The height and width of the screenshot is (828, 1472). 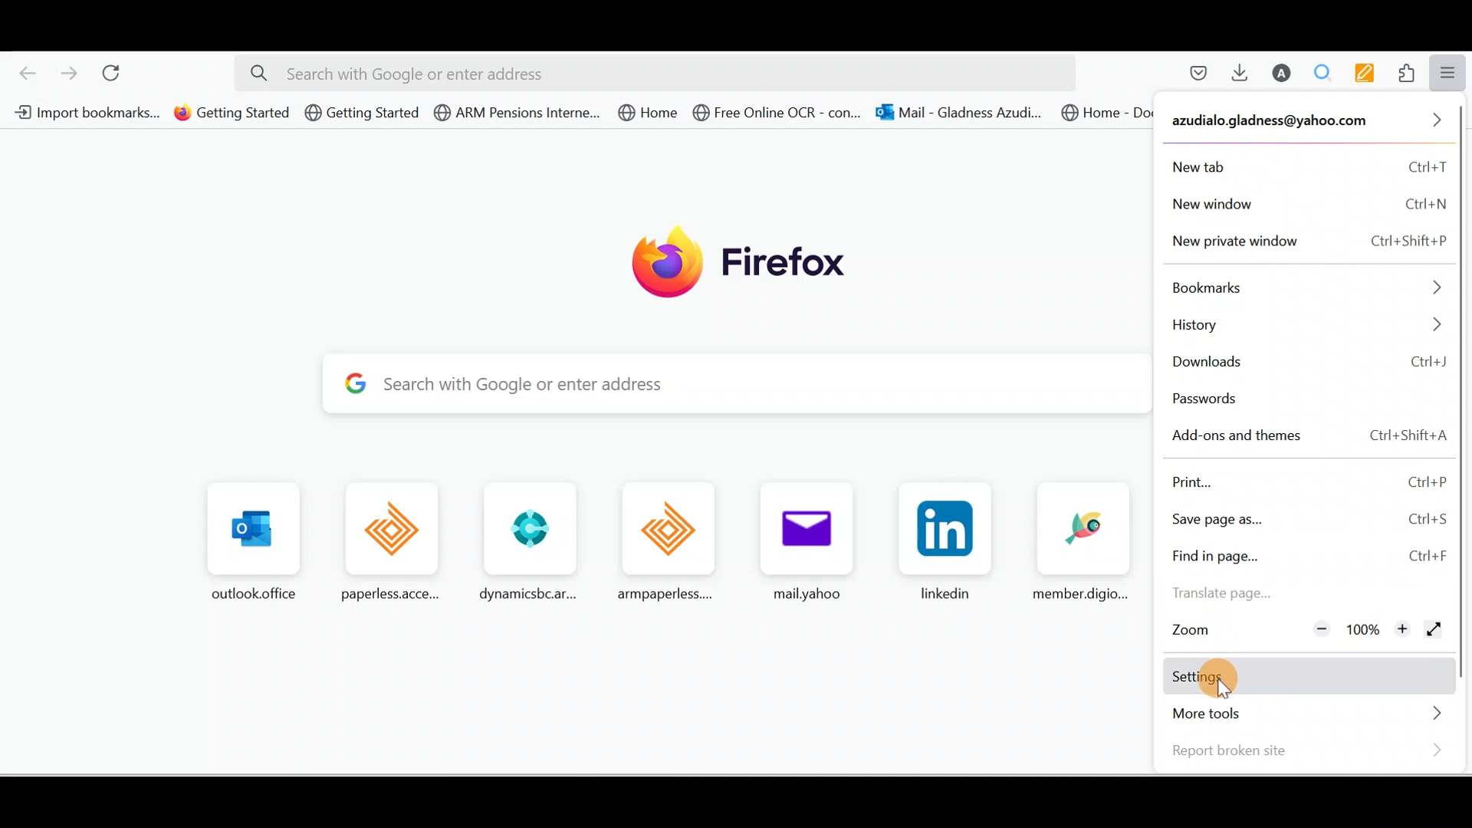 I want to click on Save to pocket, so click(x=1192, y=73).